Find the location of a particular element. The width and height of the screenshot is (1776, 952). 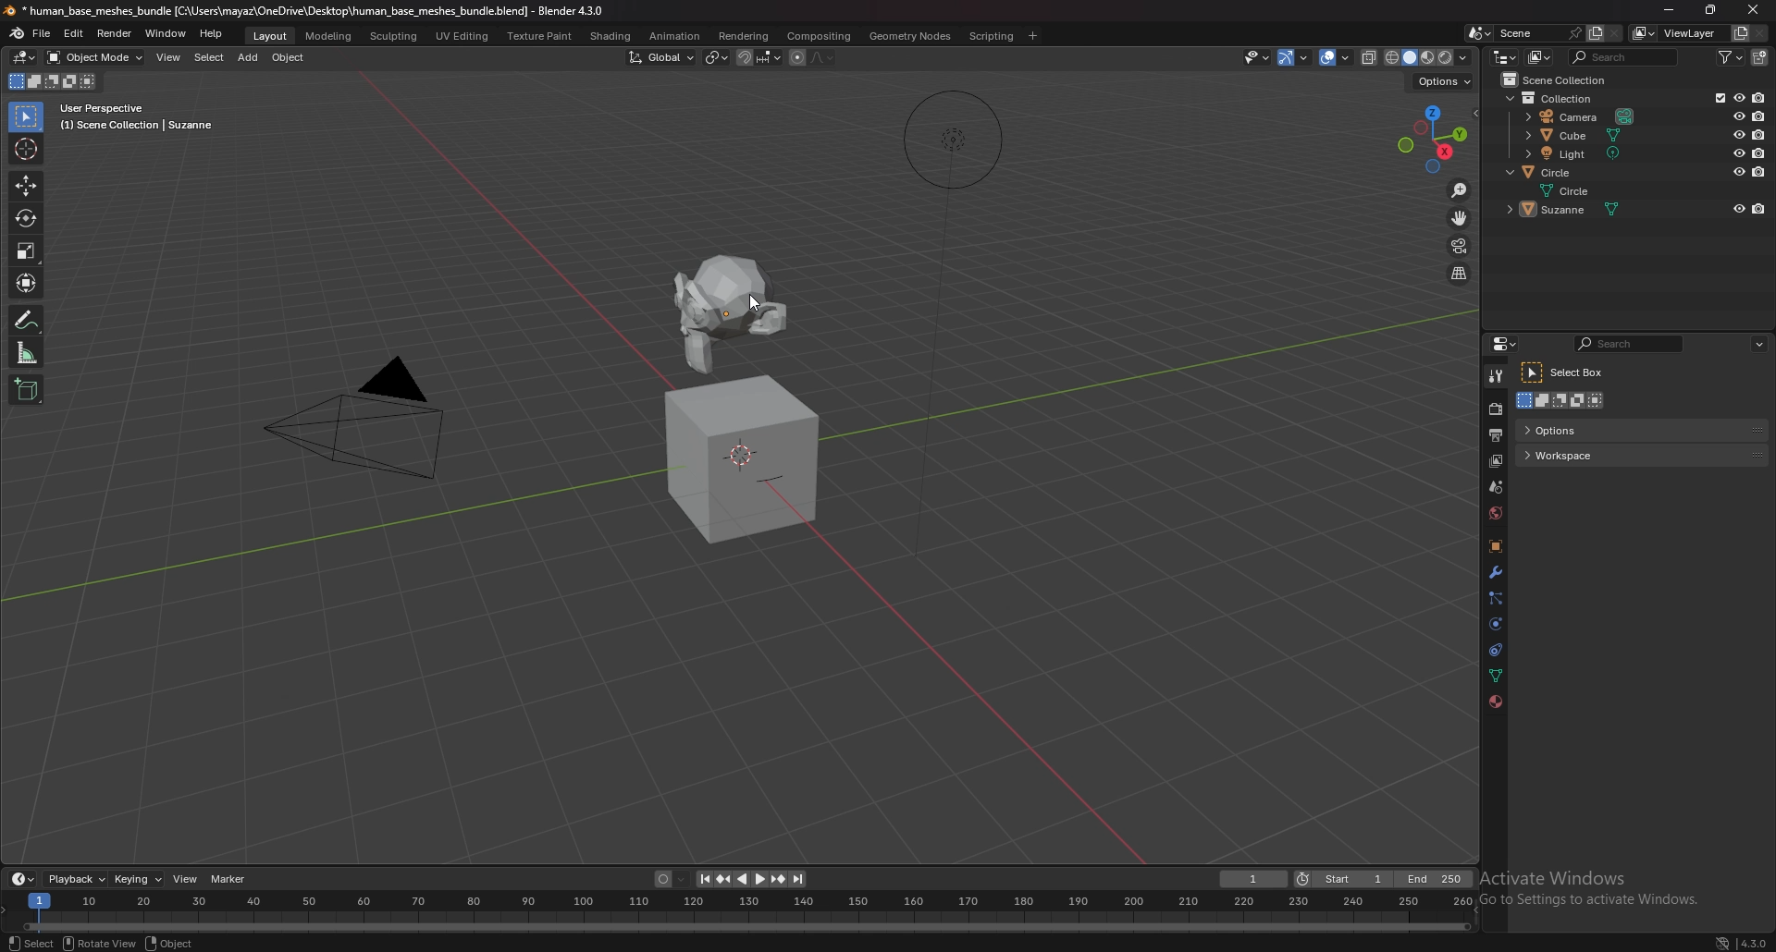

new collection is located at coordinates (1758, 57).